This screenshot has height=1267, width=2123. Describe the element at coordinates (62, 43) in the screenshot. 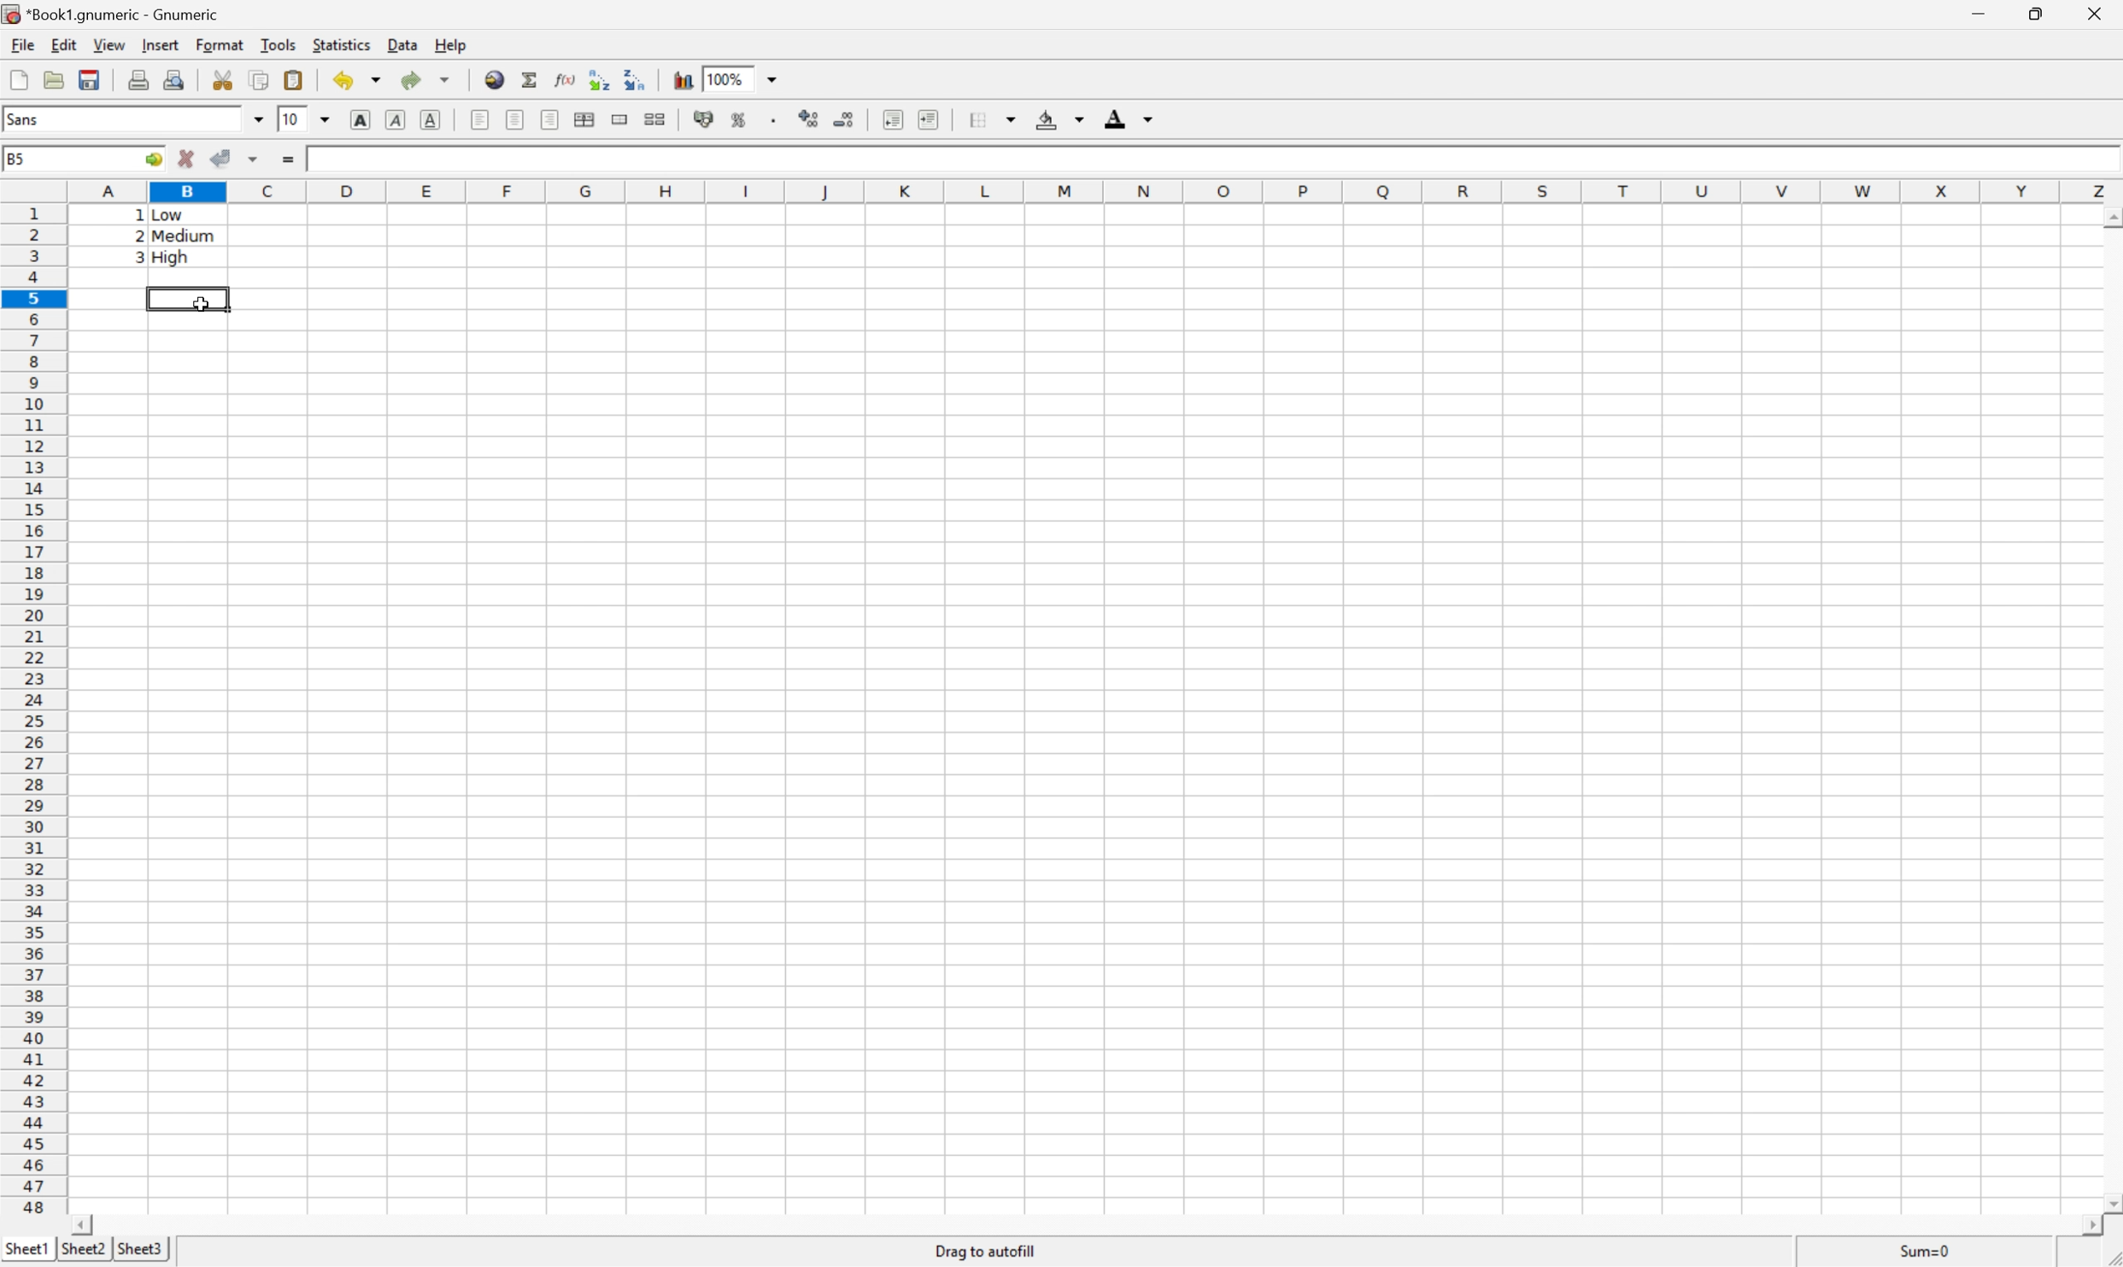

I see `Edit` at that location.